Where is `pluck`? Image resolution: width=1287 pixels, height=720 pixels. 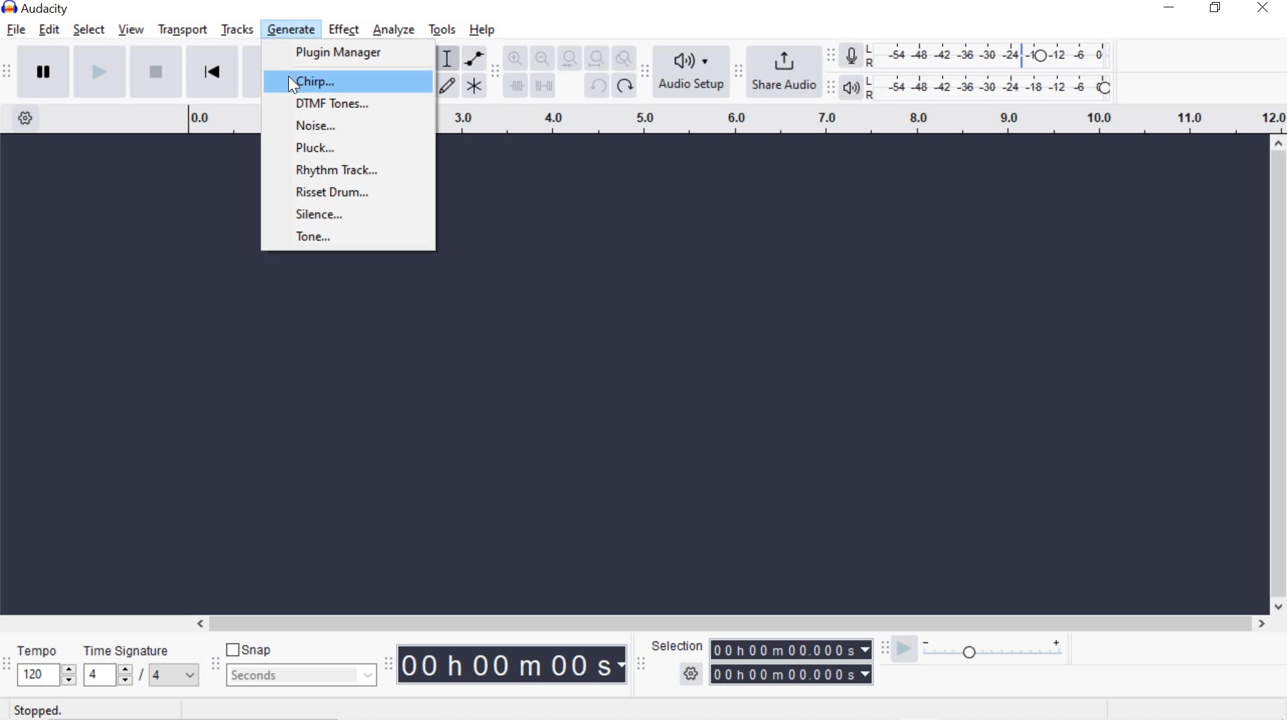
pluck is located at coordinates (351, 149).